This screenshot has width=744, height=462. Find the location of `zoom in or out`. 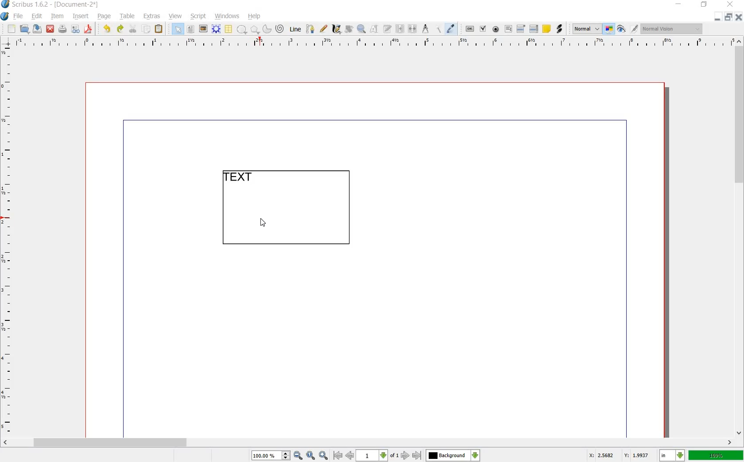

zoom in or out is located at coordinates (361, 30).